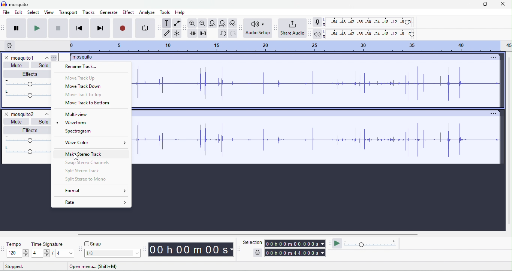  Describe the element at coordinates (16, 29) in the screenshot. I see `pause` at that location.